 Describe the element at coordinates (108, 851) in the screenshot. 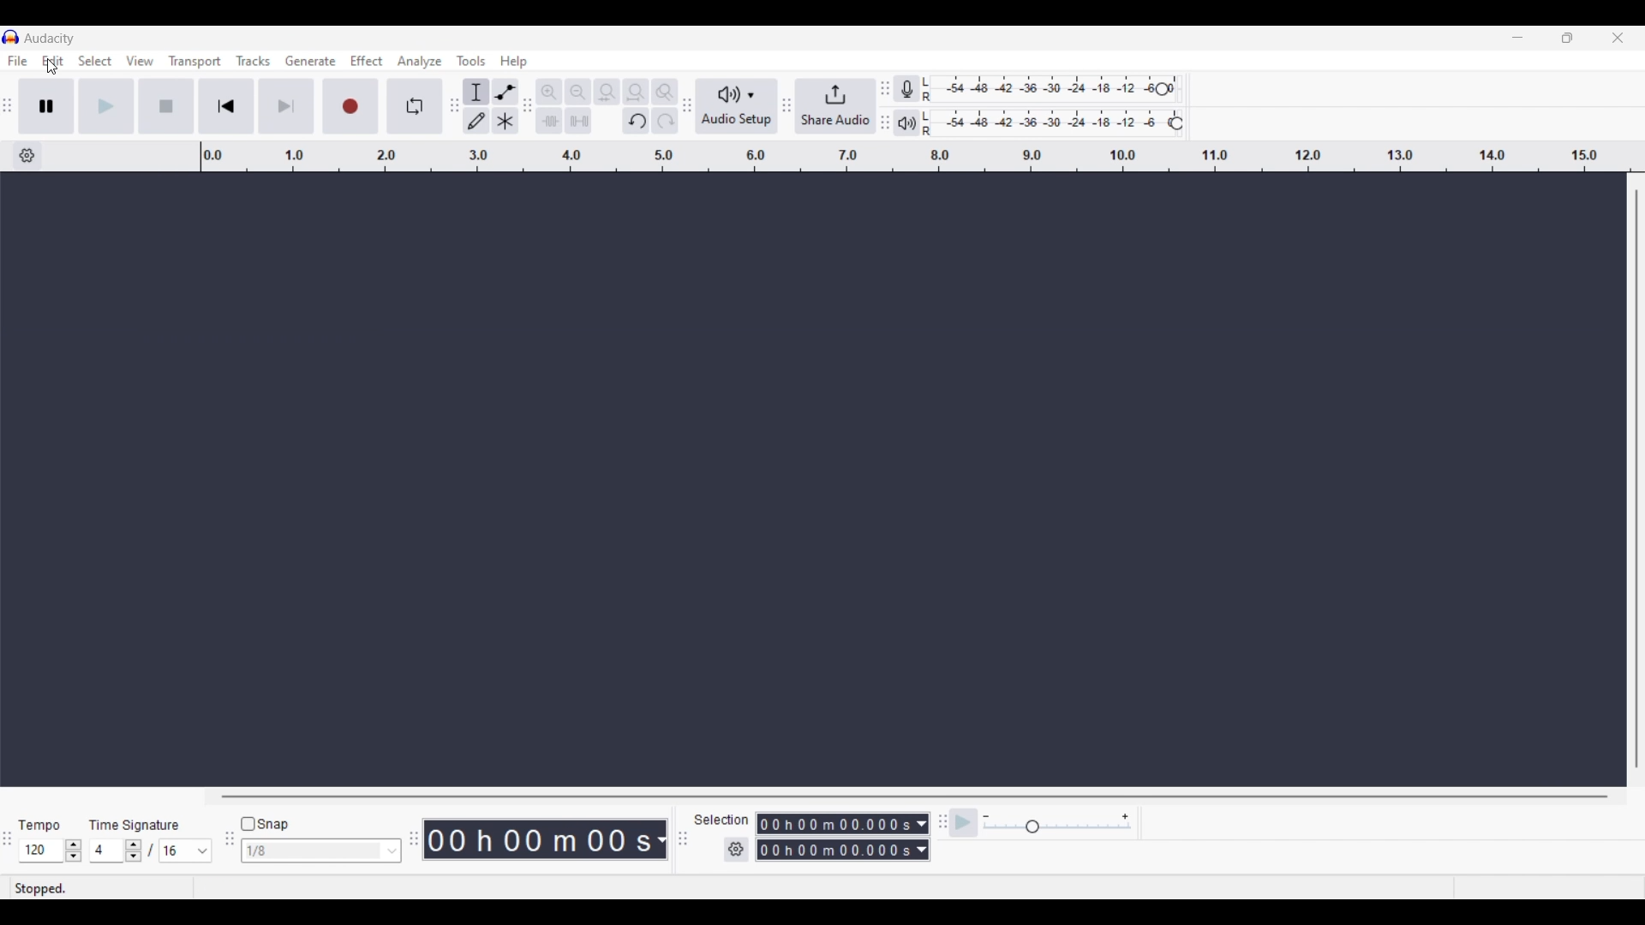

I see `Selected time signature` at that location.